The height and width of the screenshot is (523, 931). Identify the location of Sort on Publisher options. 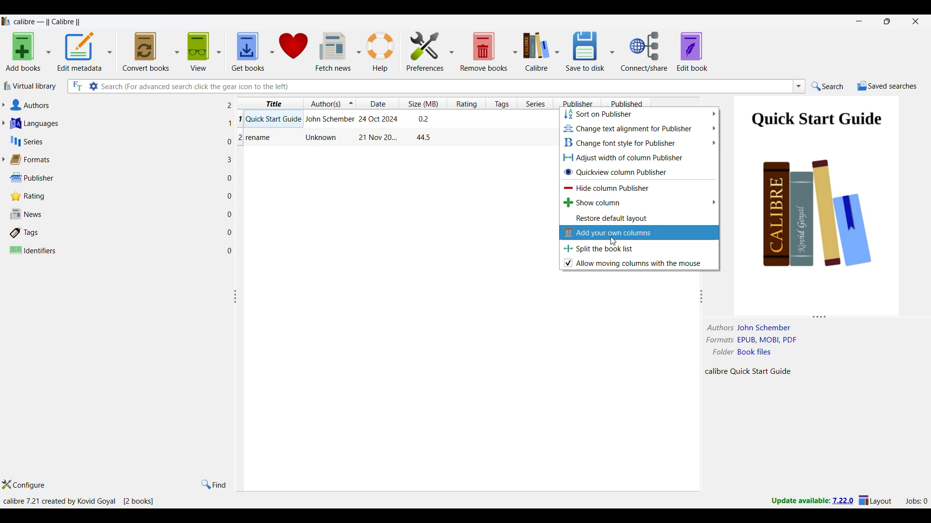
(640, 114).